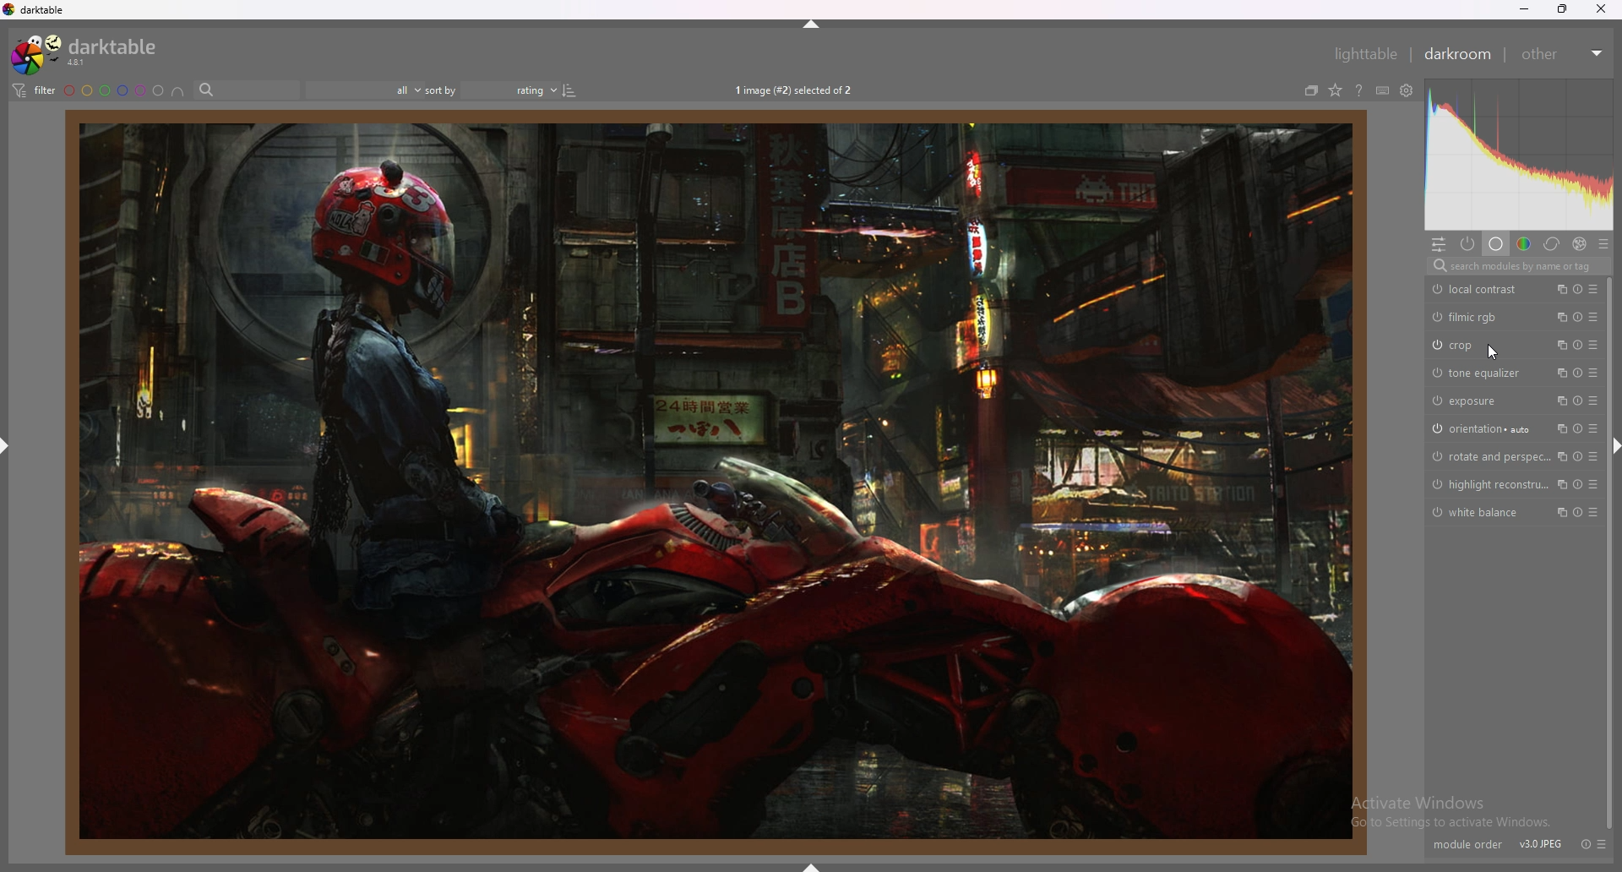 The height and width of the screenshot is (872, 1622). What do you see at coordinates (1587, 843) in the screenshot?
I see `reset` at bounding box center [1587, 843].